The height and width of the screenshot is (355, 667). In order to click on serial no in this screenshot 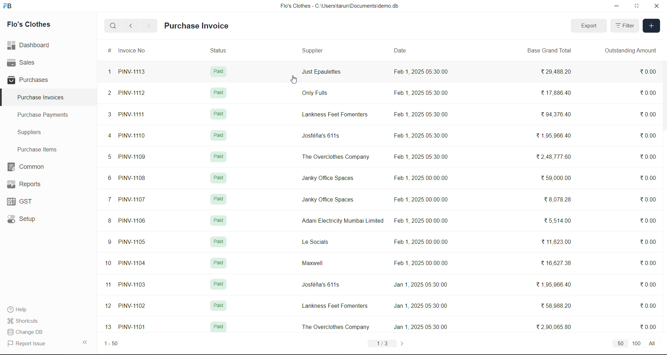, I will do `click(108, 200)`.